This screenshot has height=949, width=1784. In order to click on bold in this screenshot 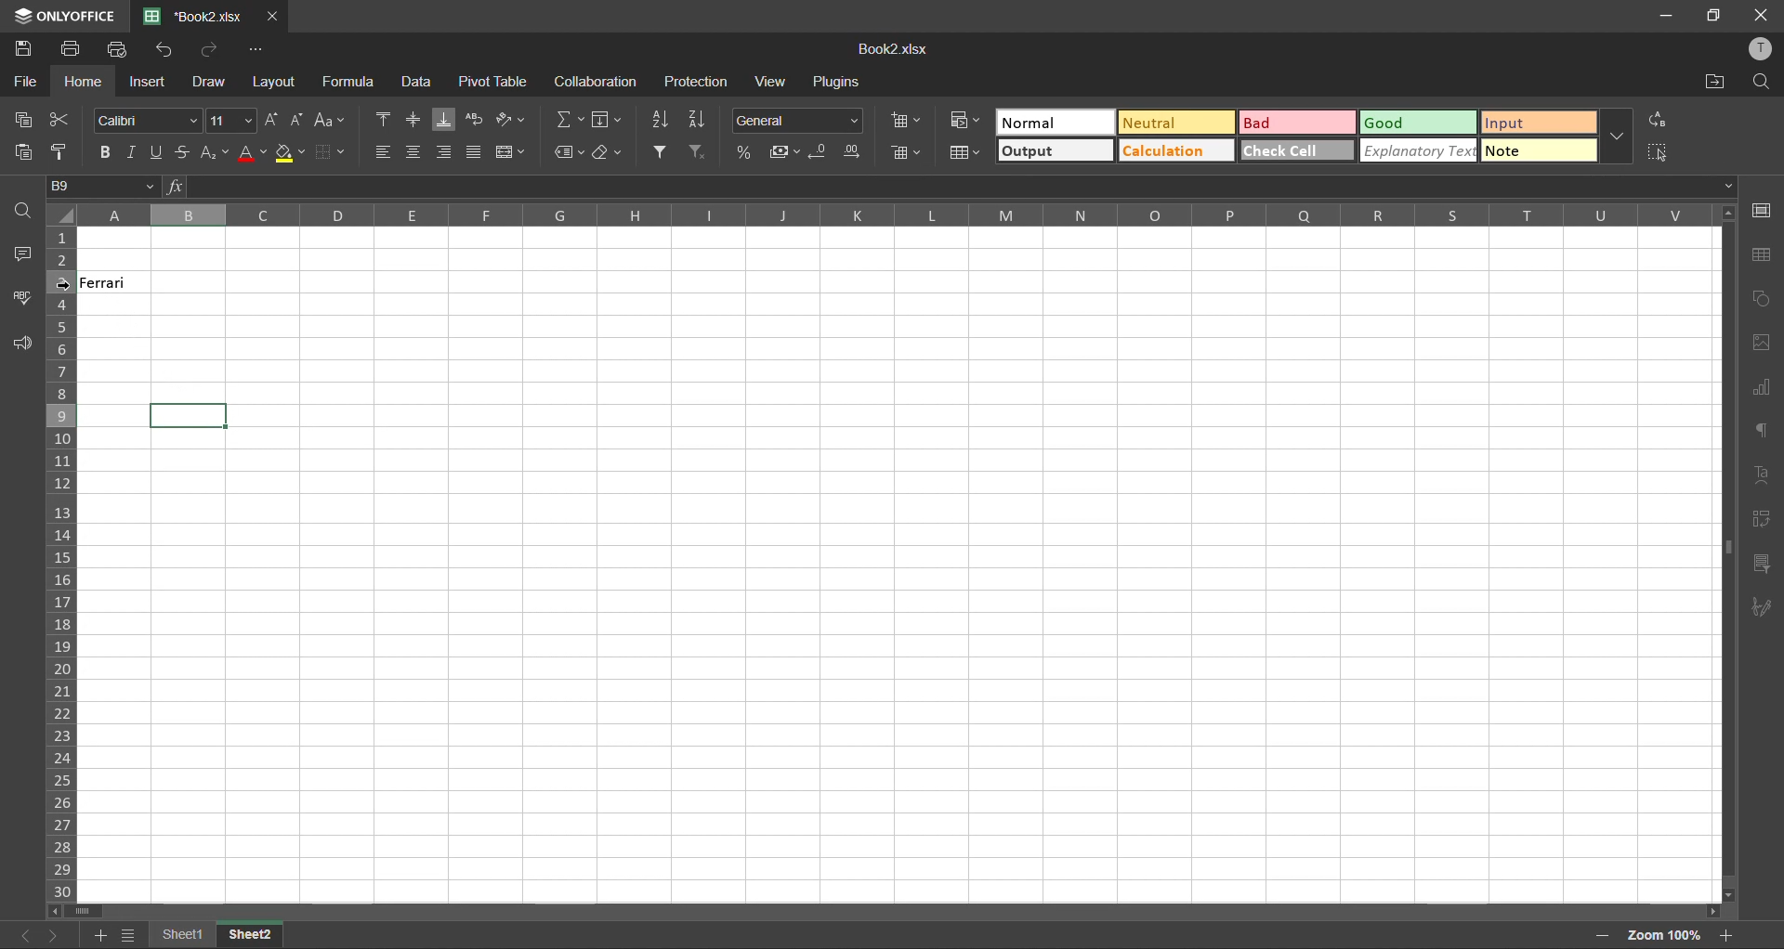, I will do `click(102, 150)`.